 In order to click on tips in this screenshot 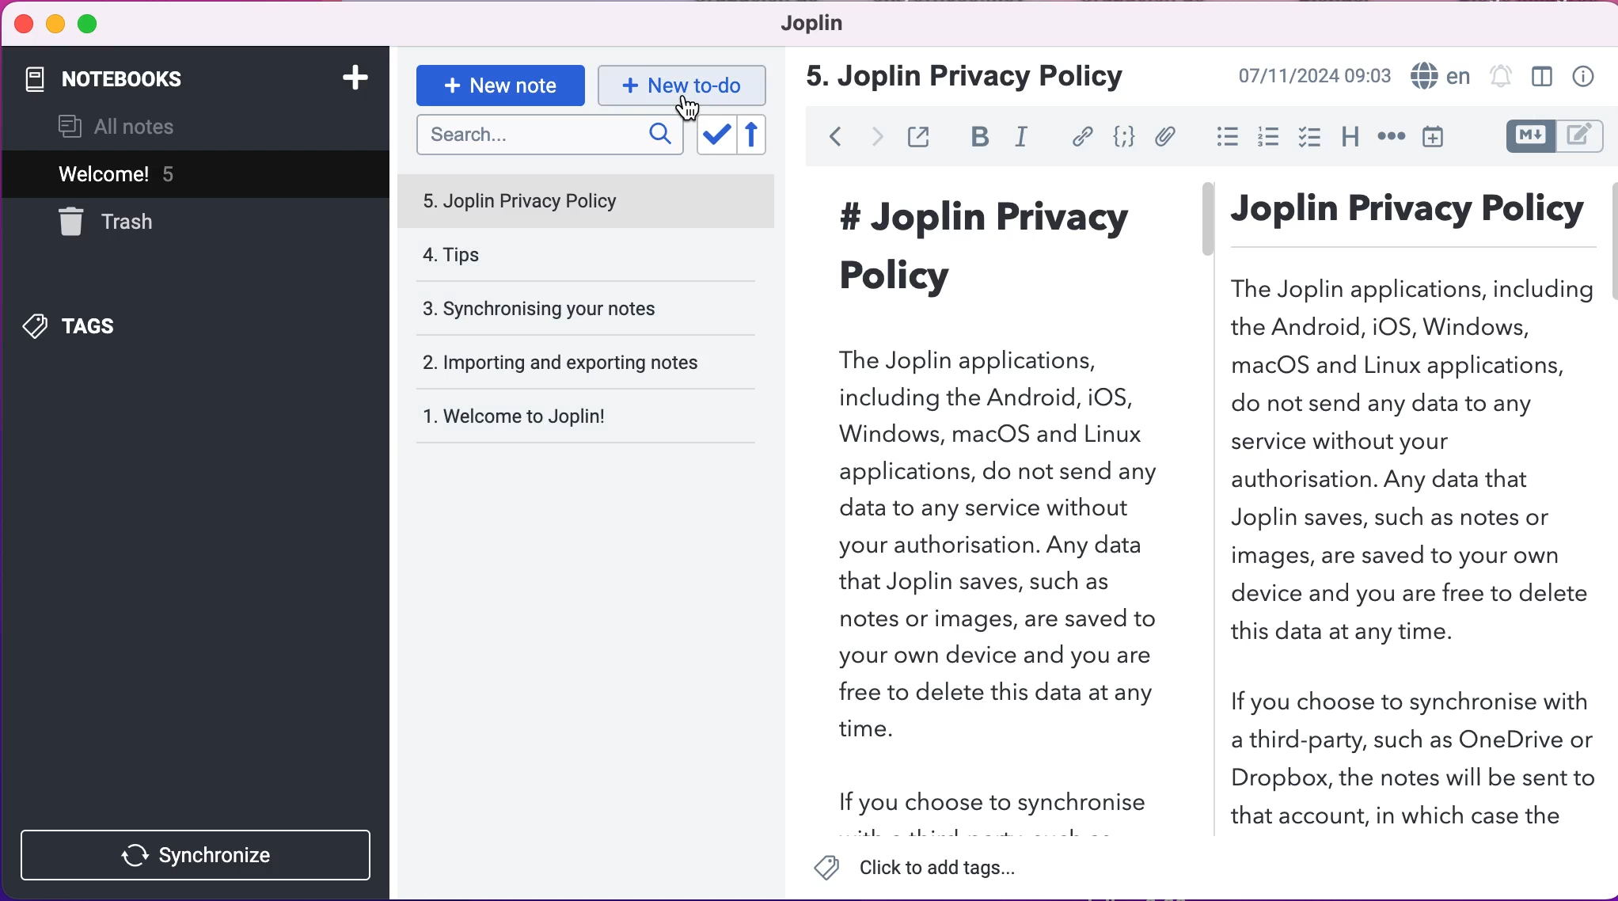, I will do `click(584, 257)`.